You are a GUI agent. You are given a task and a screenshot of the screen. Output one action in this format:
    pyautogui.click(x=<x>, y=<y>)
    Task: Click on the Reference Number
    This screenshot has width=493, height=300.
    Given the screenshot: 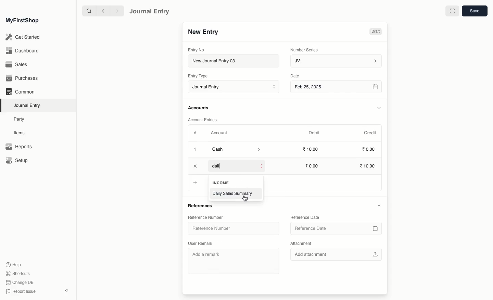 What is the action you would take?
    pyautogui.click(x=214, y=229)
    